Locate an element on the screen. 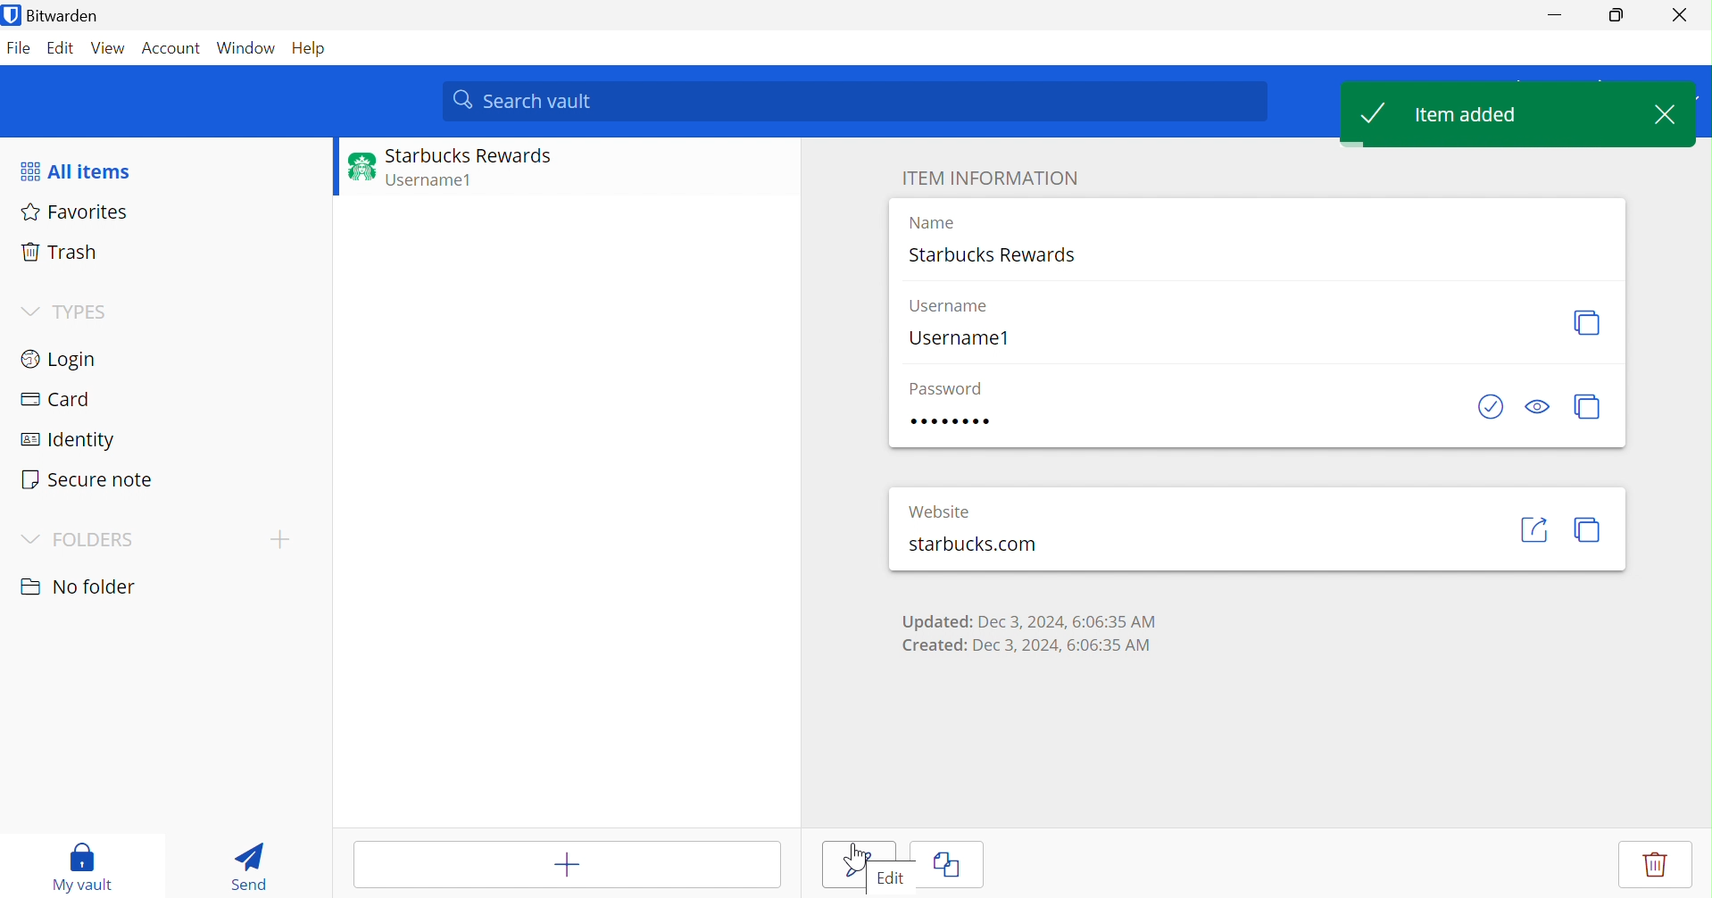  Delete is located at coordinates (1657, 865).